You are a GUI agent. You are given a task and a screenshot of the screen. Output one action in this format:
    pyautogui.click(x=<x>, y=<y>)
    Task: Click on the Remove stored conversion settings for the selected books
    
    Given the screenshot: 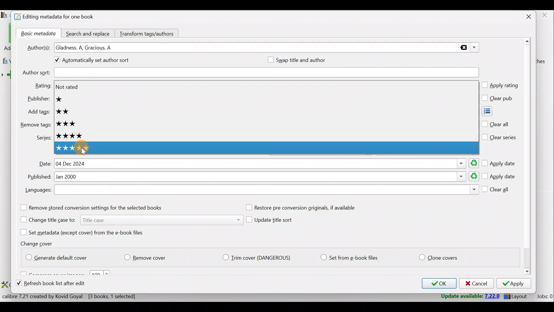 What is the action you would take?
    pyautogui.click(x=99, y=207)
    